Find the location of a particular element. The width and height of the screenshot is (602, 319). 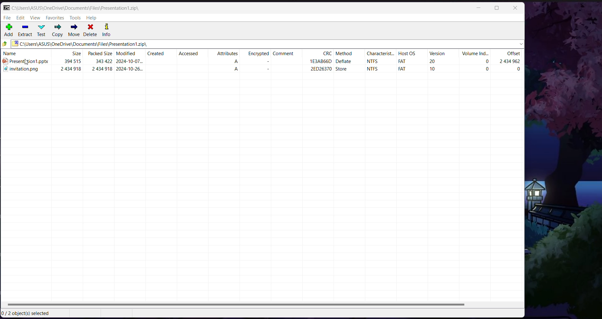

 is located at coordinates (26, 314).